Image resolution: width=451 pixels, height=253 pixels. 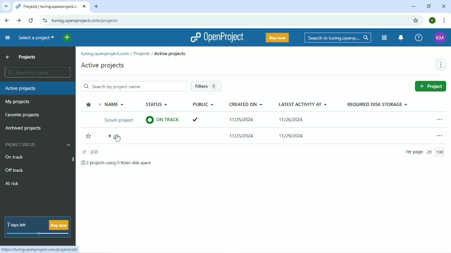 What do you see at coordinates (195, 119) in the screenshot?
I see `Tick` at bounding box center [195, 119].